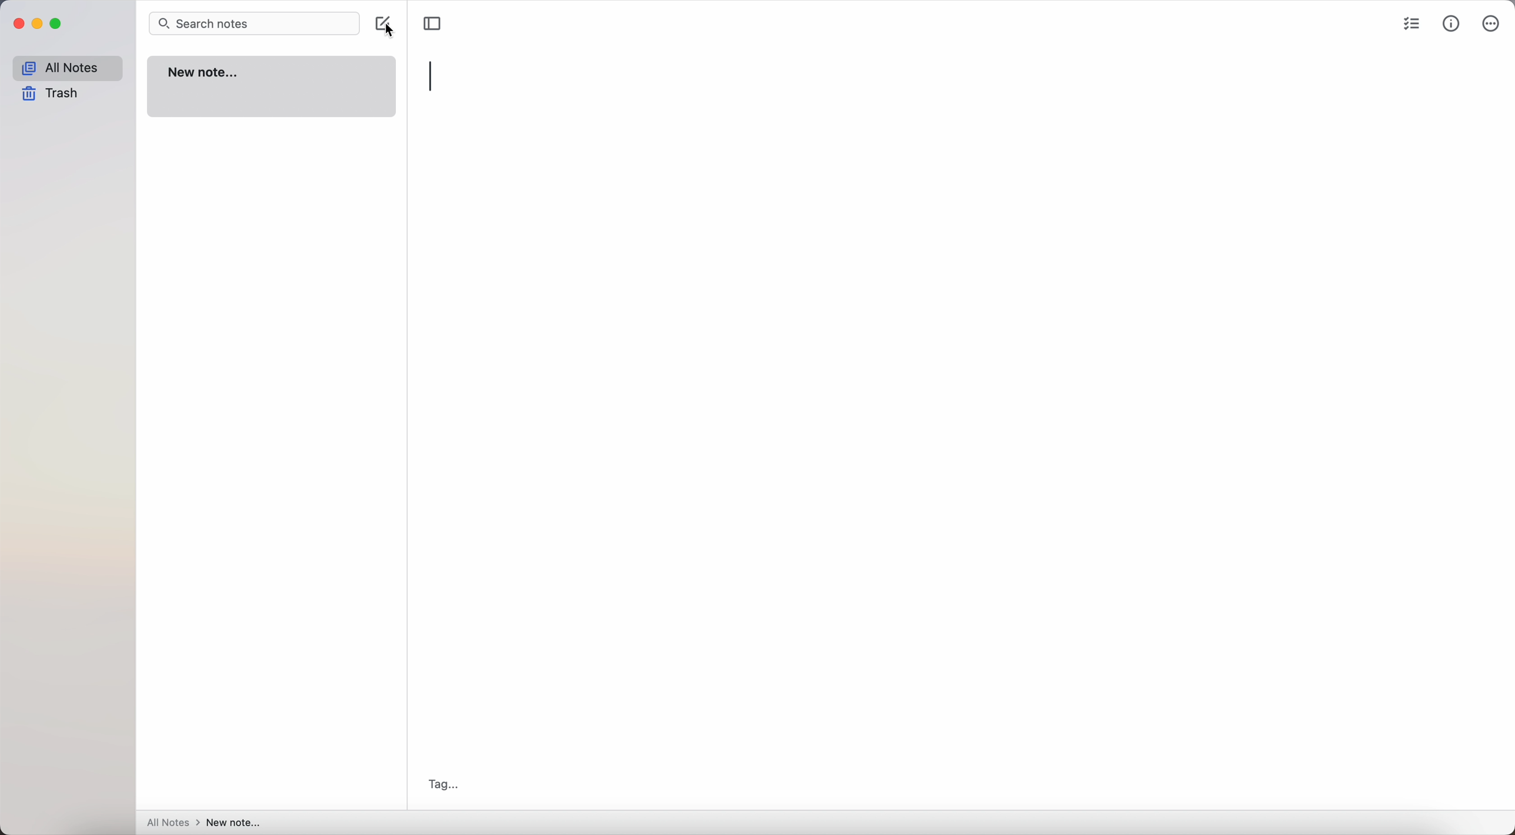  I want to click on new note, so click(248, 822).